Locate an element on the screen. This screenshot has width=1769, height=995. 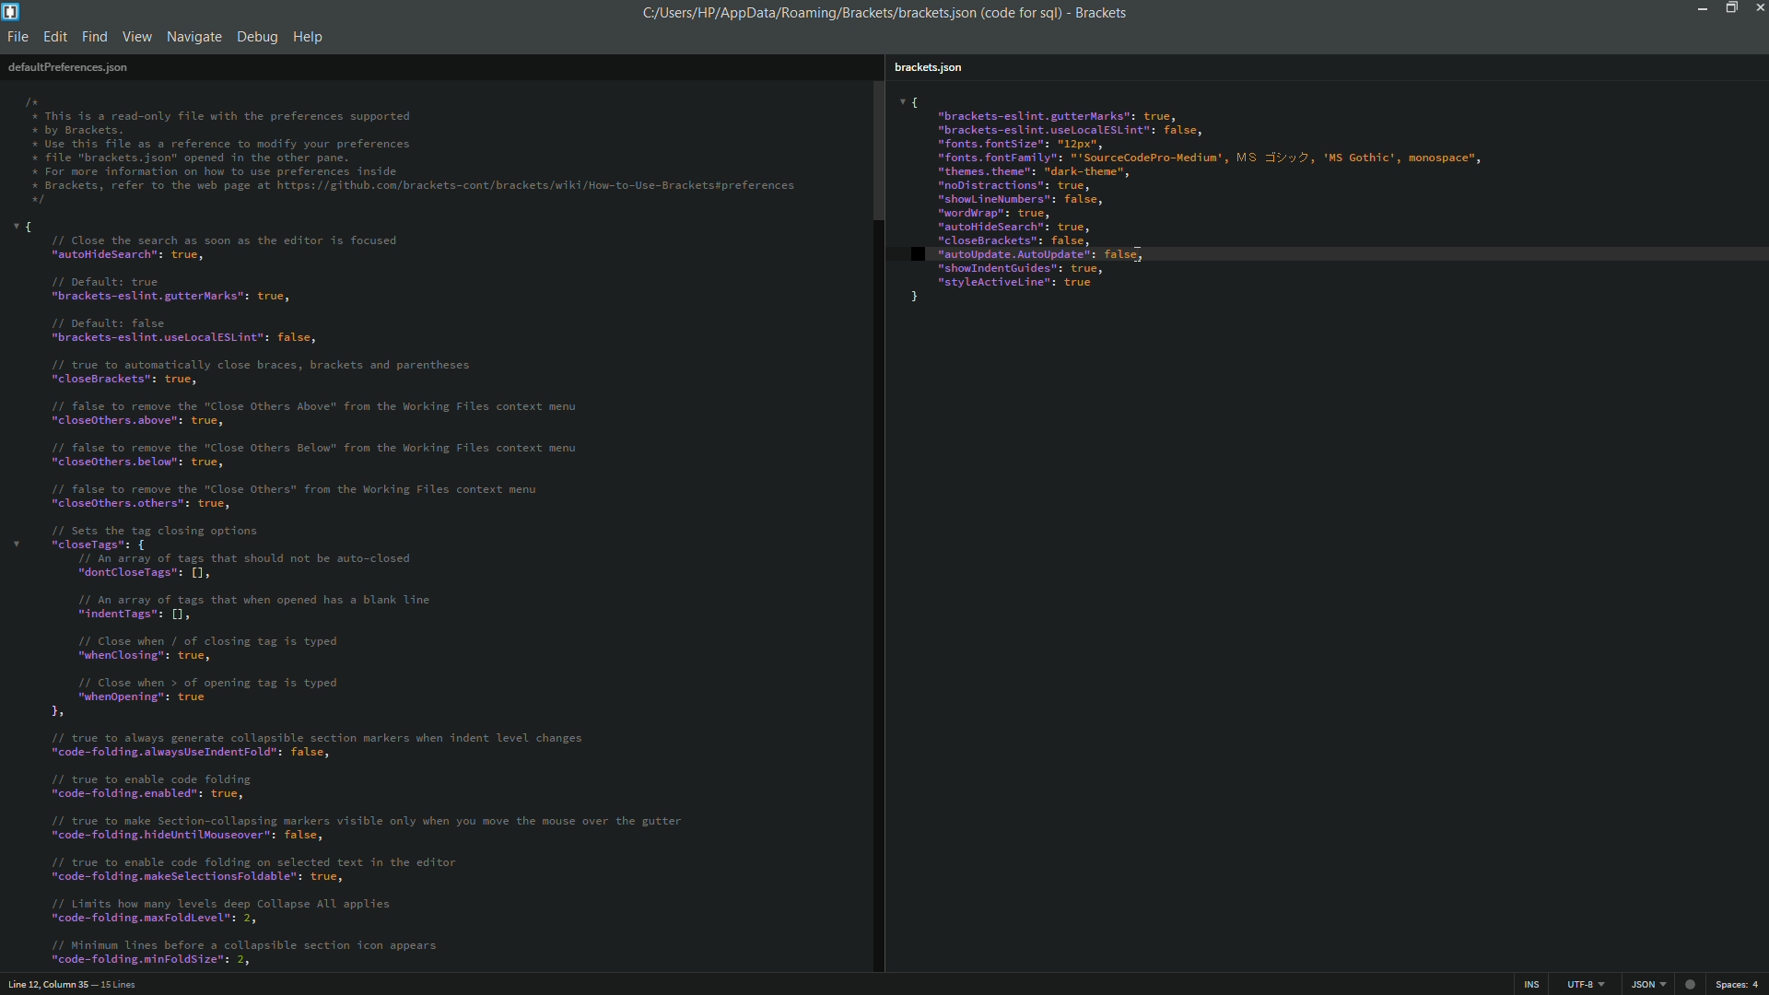
C/Users/HP/AppData/Roaming/Brackets/bracketsjson (code for sql) - Brackets is located at coordinates (894, 14).